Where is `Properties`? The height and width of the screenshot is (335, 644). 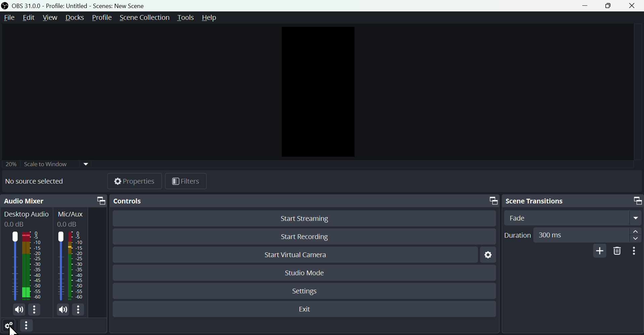
Properties is located at coordinates (135, 181).